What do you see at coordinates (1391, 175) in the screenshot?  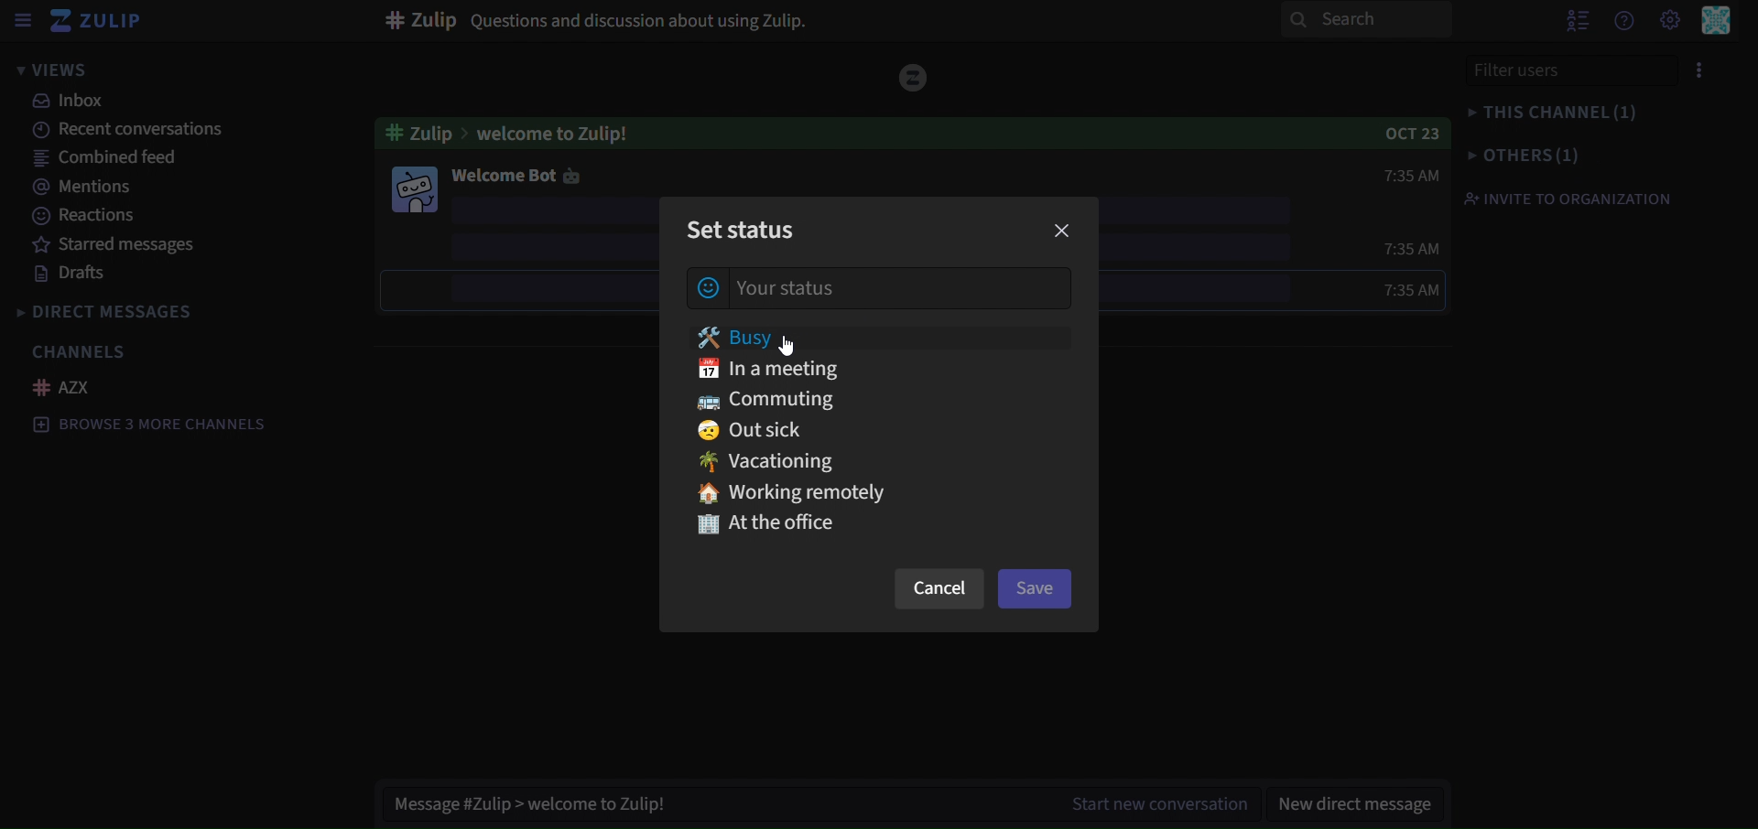 I see `7:35am` at bounding box center [1391, 175].